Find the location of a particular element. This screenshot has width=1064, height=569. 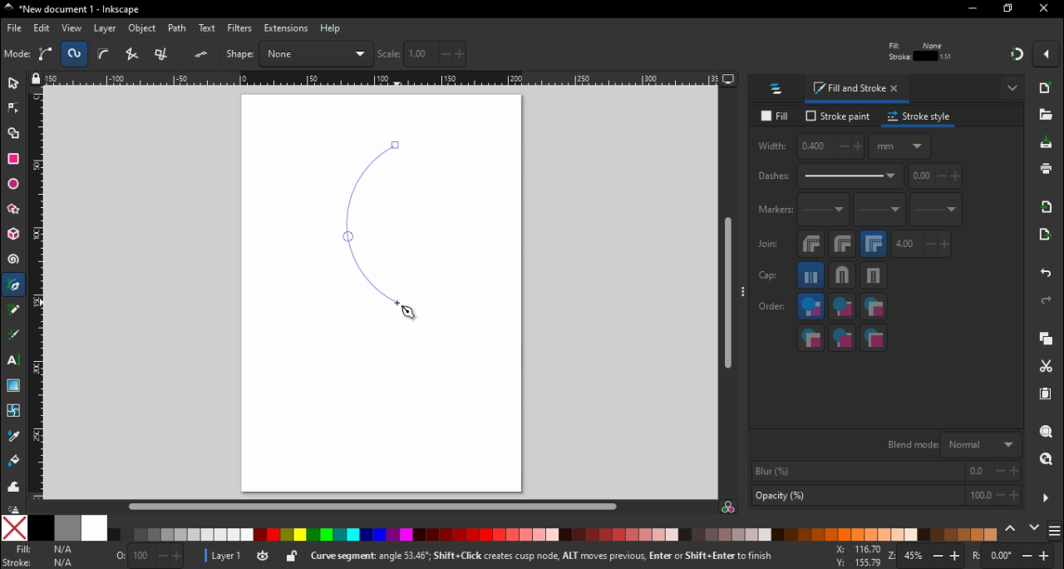

scale is located at coordinates (424, 54).